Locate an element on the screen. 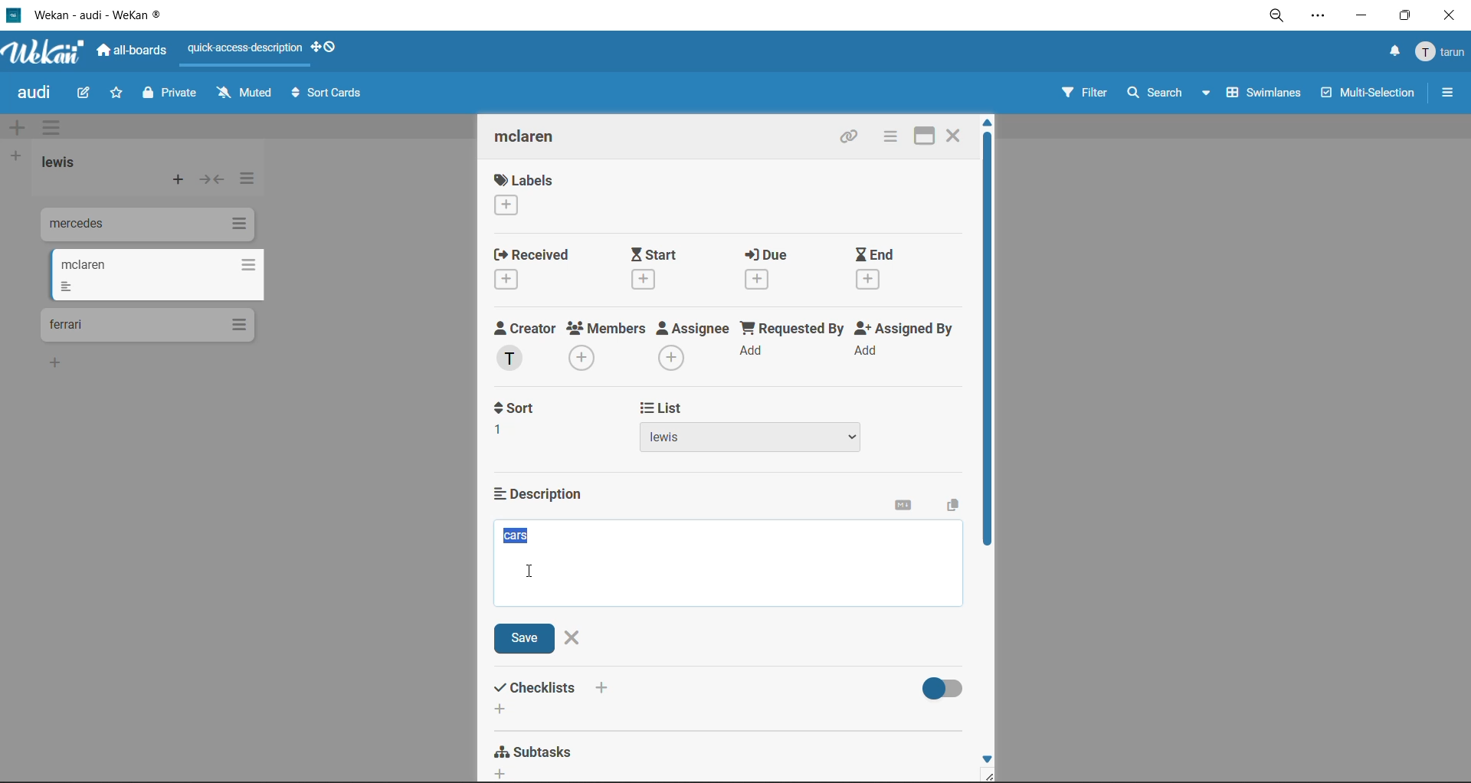 Image resolution: width=1471 pixels, height=783 pixels. card actions is located at coordinates (889, 136).